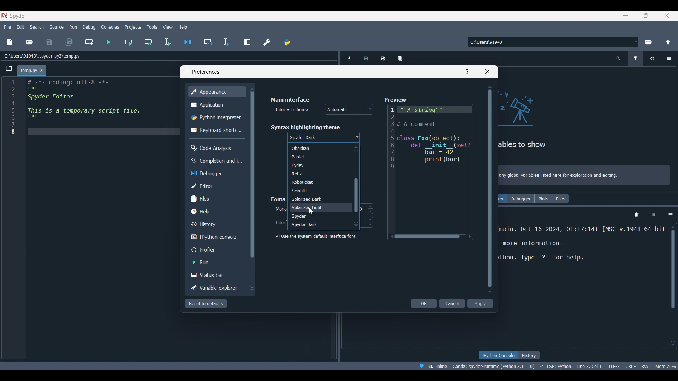 This screenshot has width=678, height=381. What do you see at coordinates (215, 199) in the screenshot?
I see `Files` at bounding box center [215, 199].